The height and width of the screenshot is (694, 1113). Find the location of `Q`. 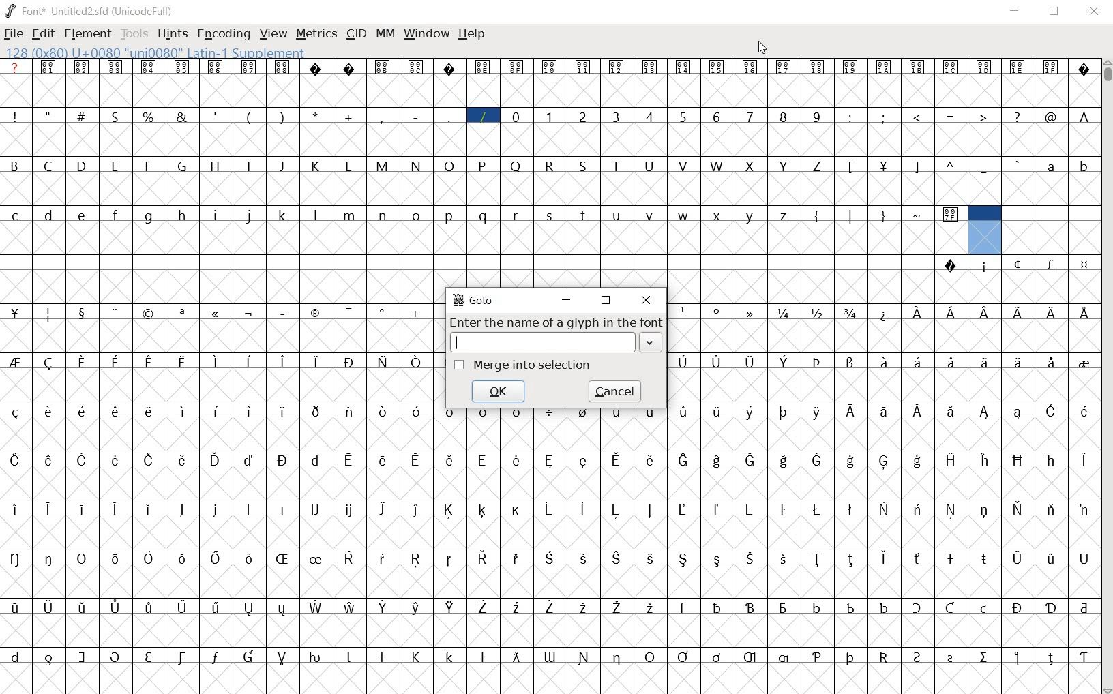

Q is located at coordinates (517, 164).